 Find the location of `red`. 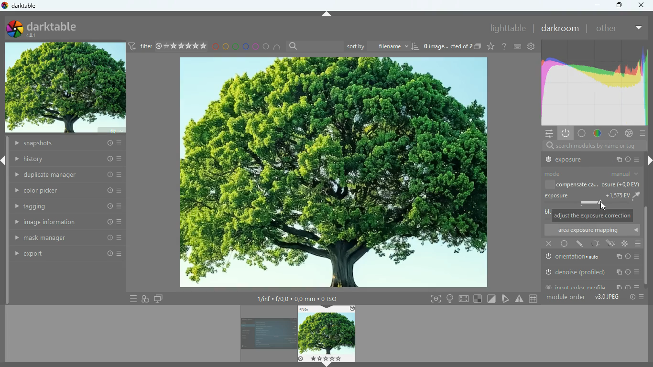

red is located at coordinates (215, 48).